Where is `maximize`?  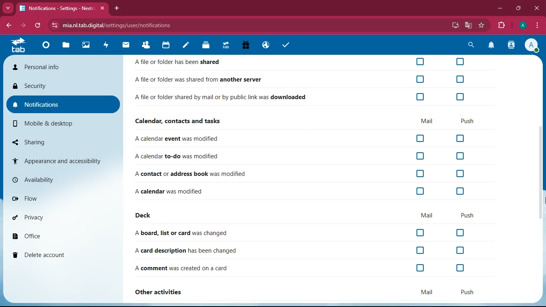 maximize is located at coordinates (518, 8).